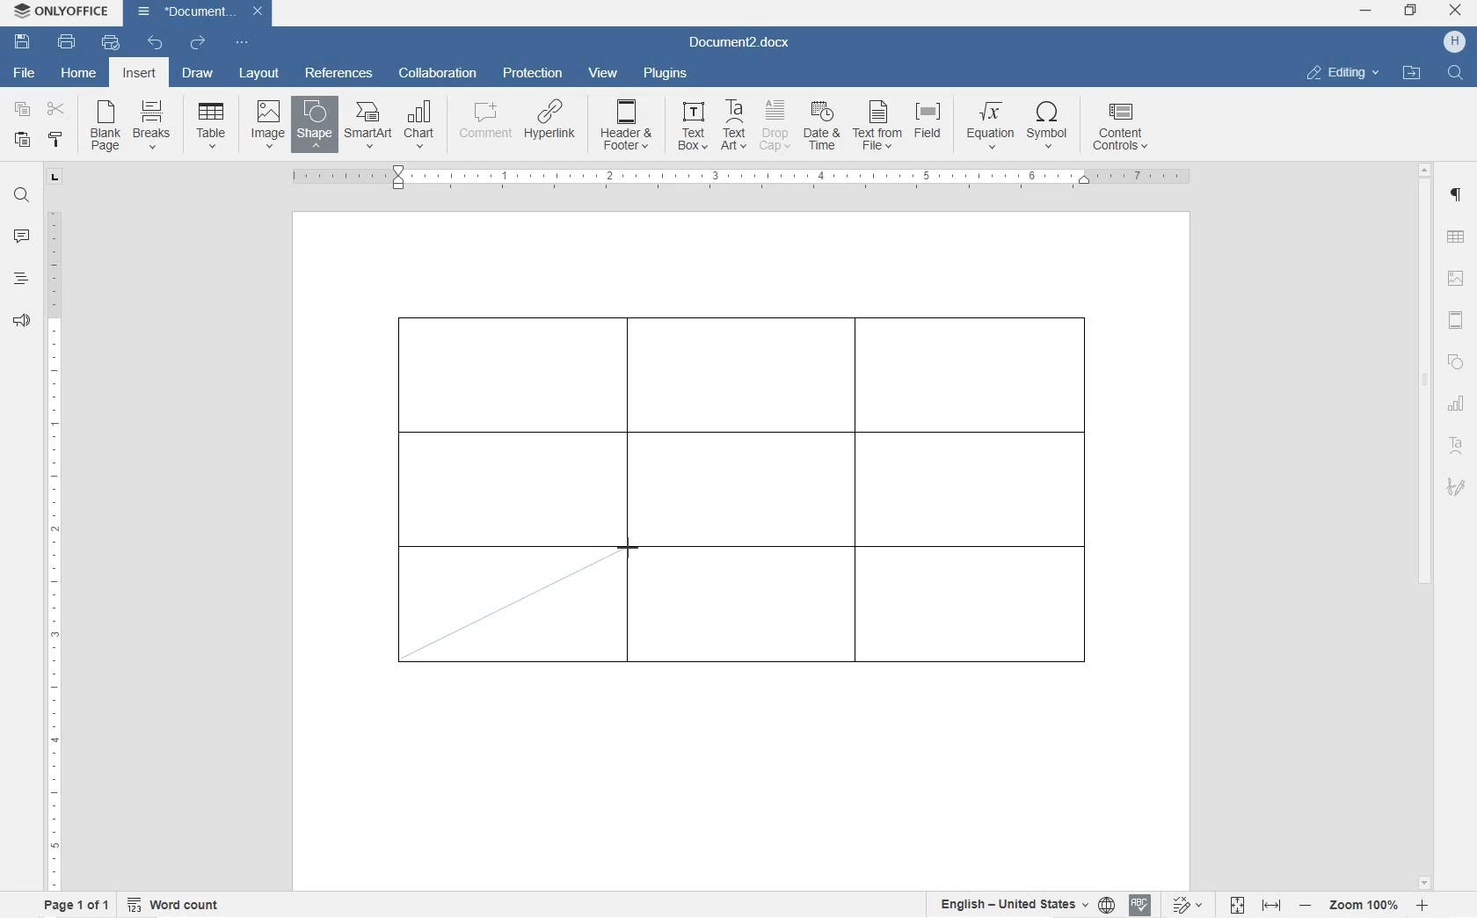 The image size is (1477, 918). Describe the element at coordinates (731, 127) in the screenshot. I see `TEXT ART` at that location.